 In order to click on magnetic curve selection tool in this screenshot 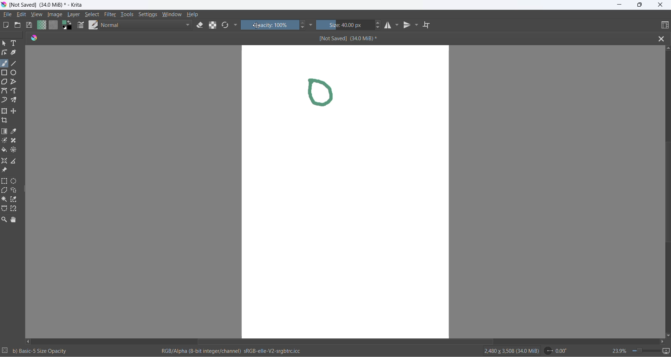, I will do `click(15, 209)`.